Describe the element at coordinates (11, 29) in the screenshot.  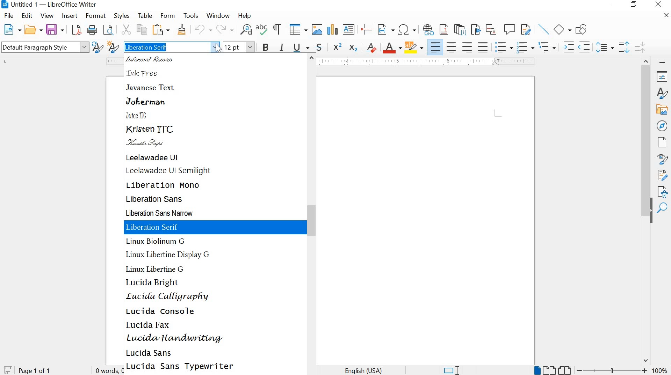
I see `NEW` at that location.